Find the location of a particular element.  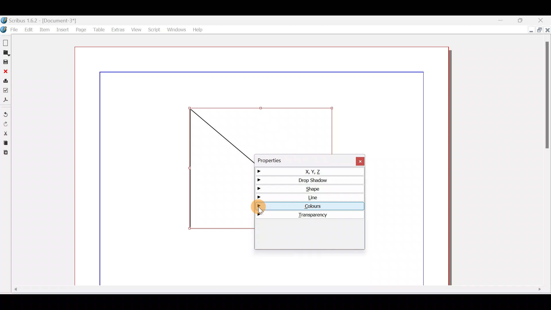

Scroll bar is located at coordinates (275, 291).